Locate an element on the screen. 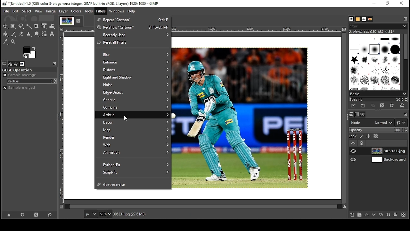 The image size is (410, 231). configure this tab is located at coordinates (405, 115).